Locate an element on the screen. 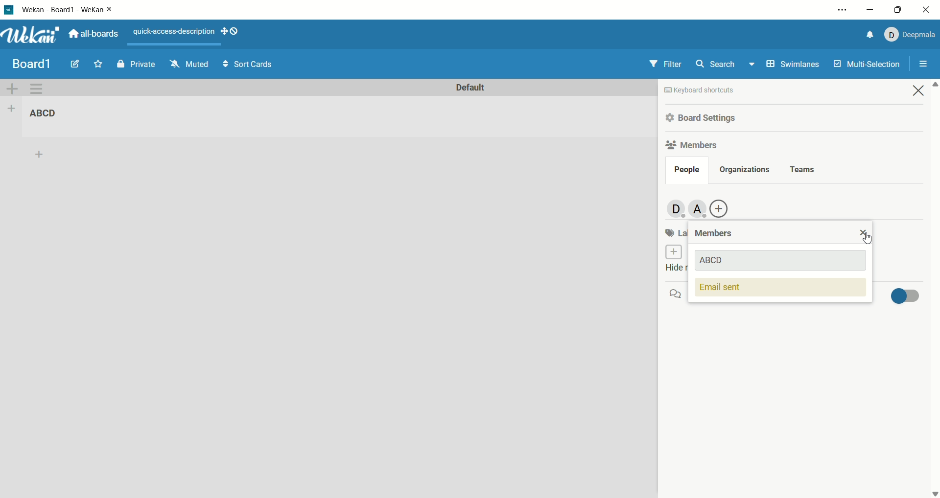 The image size is (940, 498). title is located at coordinates (69, 9).